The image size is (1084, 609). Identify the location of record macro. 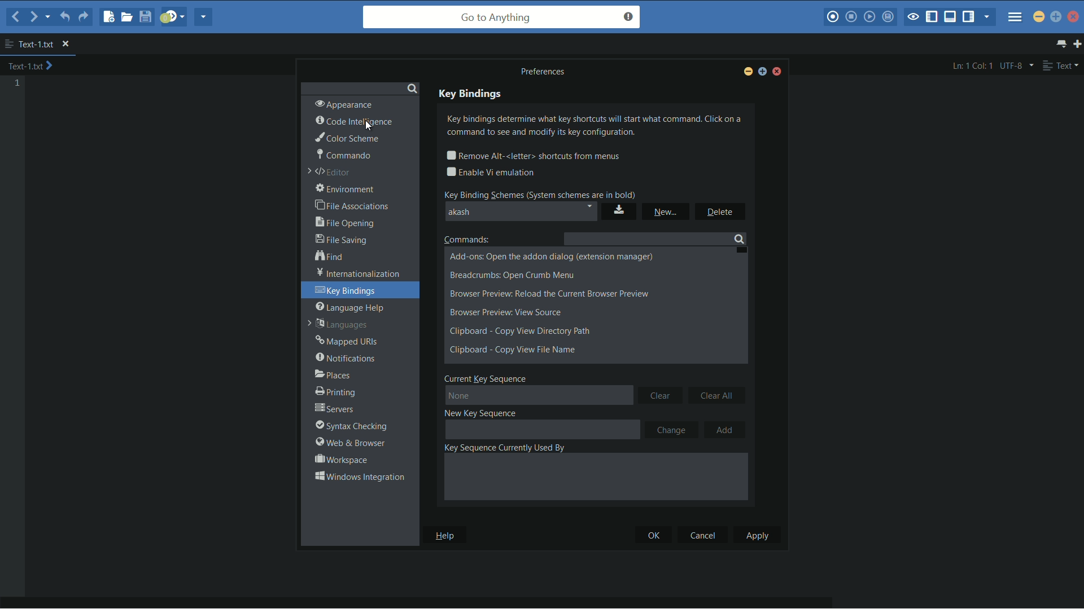
(832, 18).